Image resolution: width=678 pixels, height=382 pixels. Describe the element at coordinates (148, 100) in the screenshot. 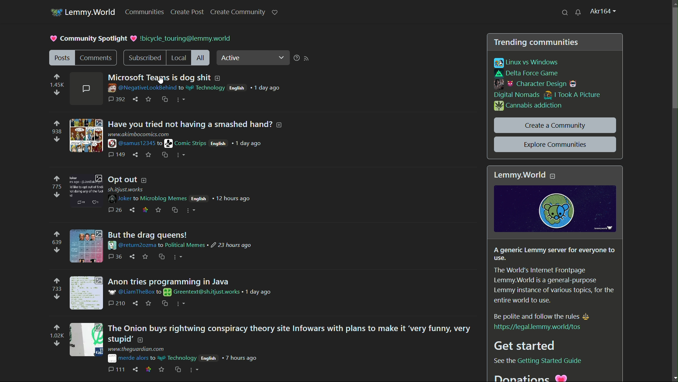

I see `save` at that location.